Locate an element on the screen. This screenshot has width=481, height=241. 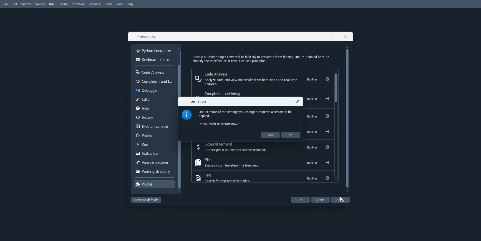
Completion and license is located at coordinates (153, 81).